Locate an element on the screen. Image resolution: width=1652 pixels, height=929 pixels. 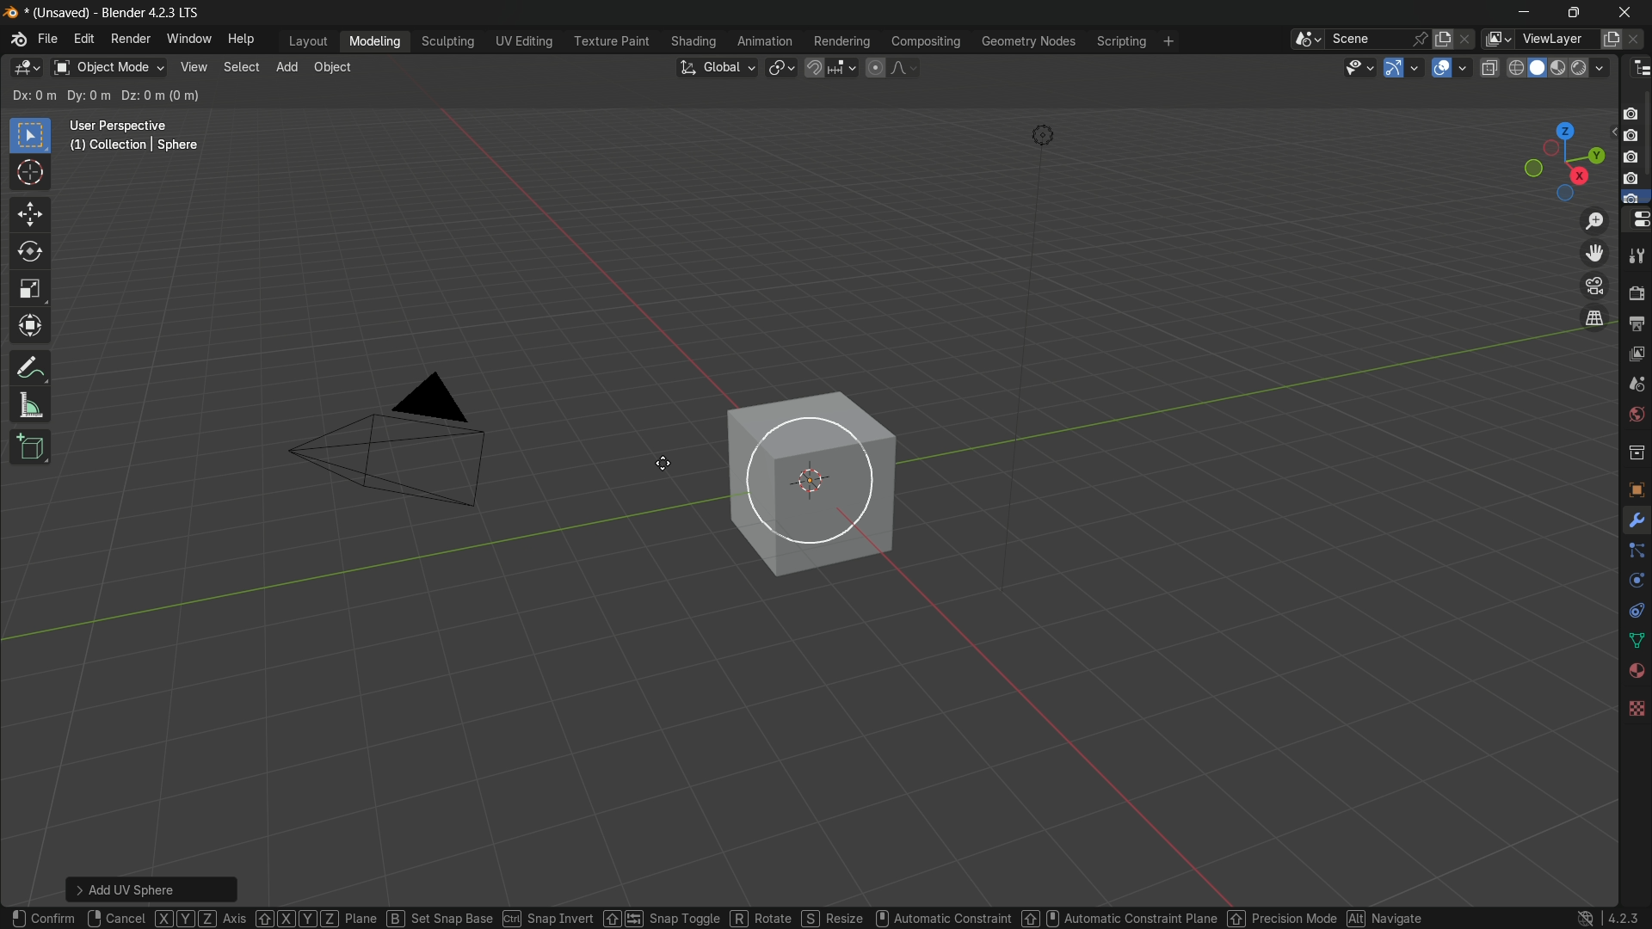
scene name is located at coordinates (1365, 40).